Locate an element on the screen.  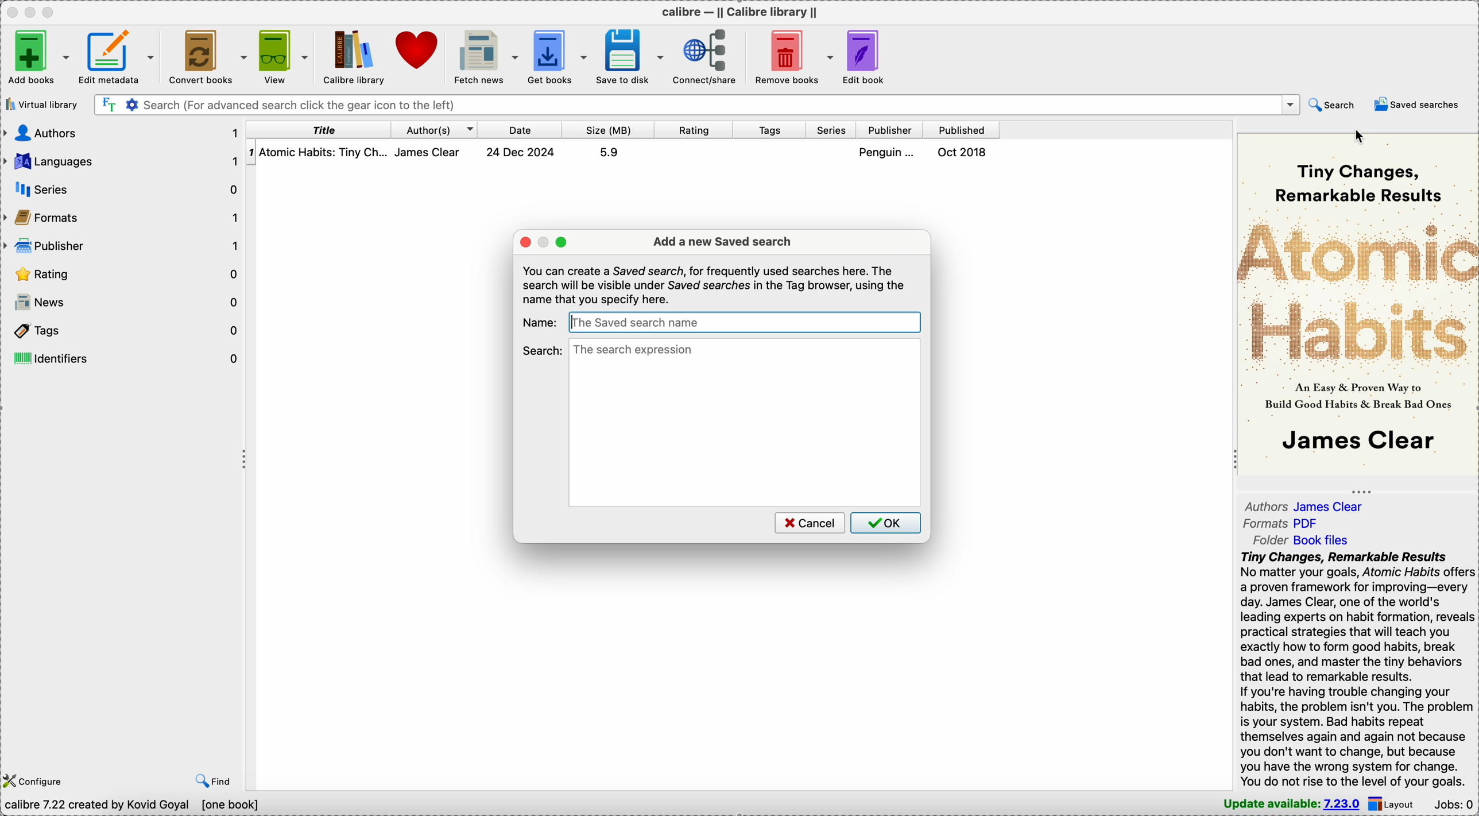
title is located at coordinates (319, 129).